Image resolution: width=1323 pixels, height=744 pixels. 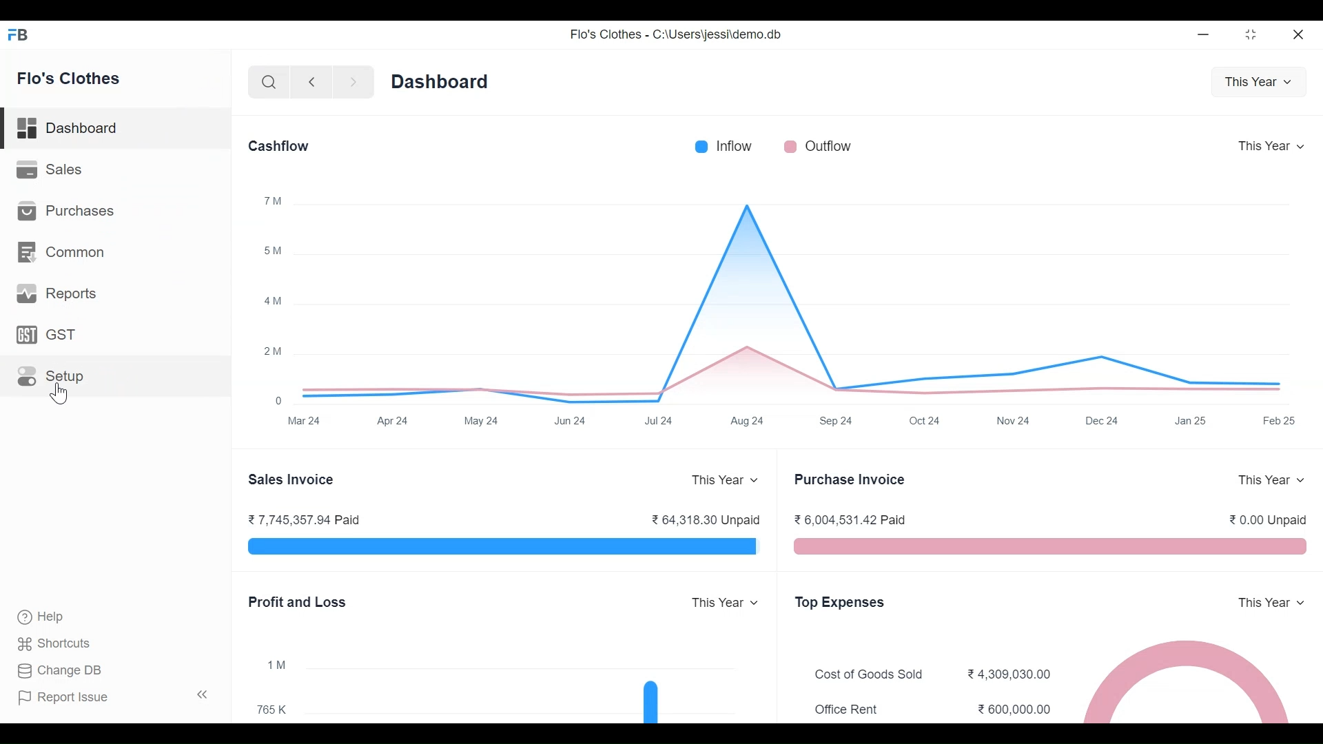 I want to click on Profit and Loss, so click(x=298, y=603).